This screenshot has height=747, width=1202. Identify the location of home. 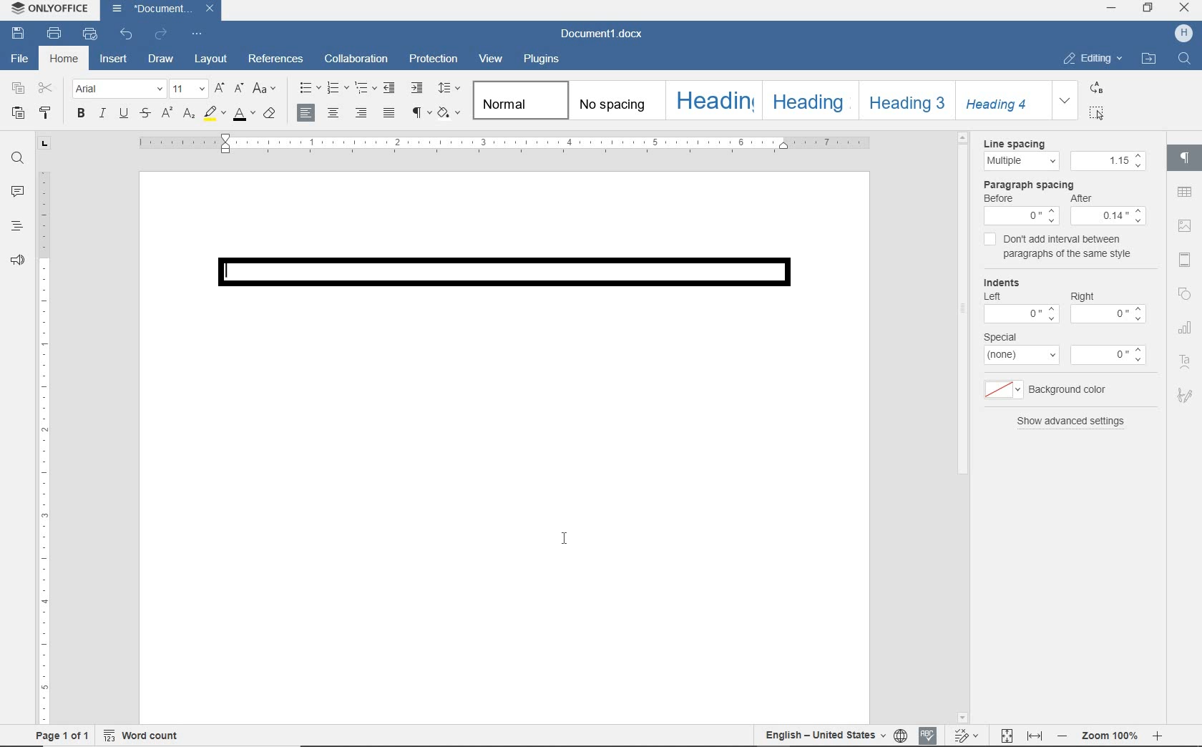
(66, 58).